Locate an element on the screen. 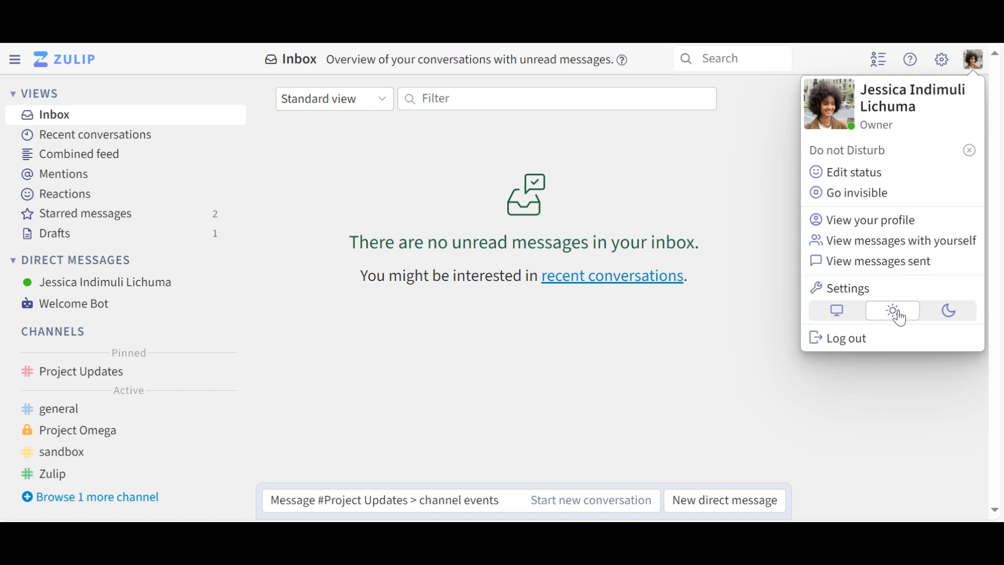  recent conversations. is located at coordinates (620, 279).